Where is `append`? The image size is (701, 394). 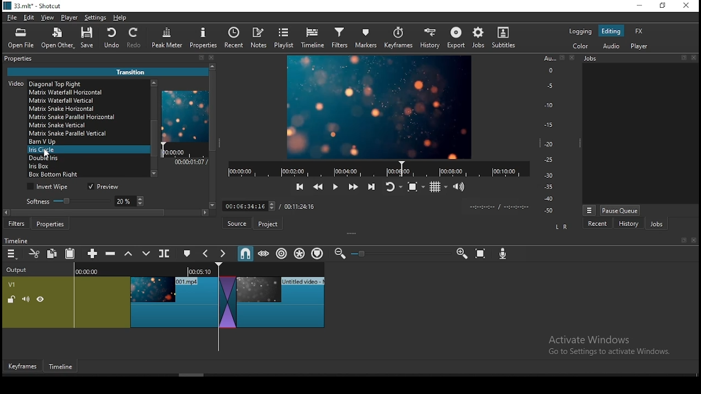 append is located at coordinates (93, 254).